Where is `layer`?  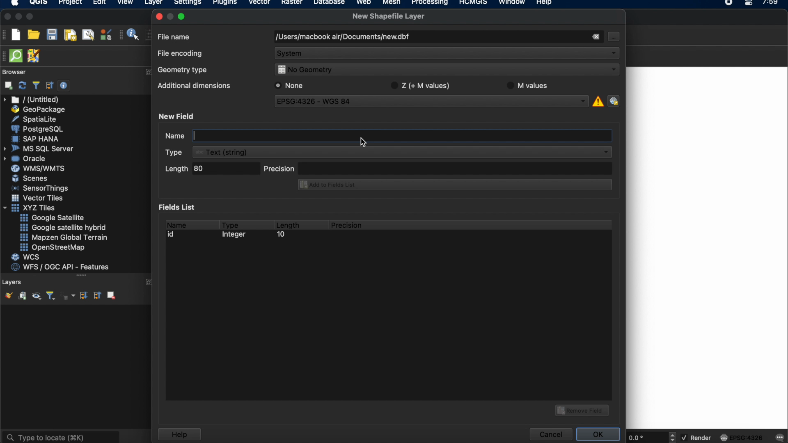
layer is located at coordinates (153, 4).